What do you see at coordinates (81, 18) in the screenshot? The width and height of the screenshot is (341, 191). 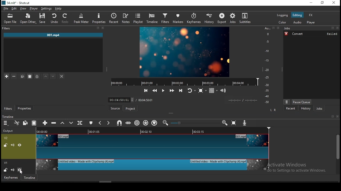 I see `peak meter` at bounding box center [81, 18].